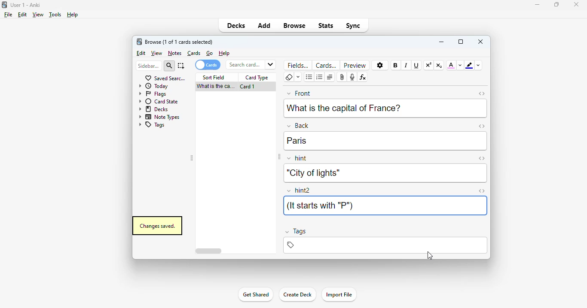  I want to click on tags, so click(151, 125).